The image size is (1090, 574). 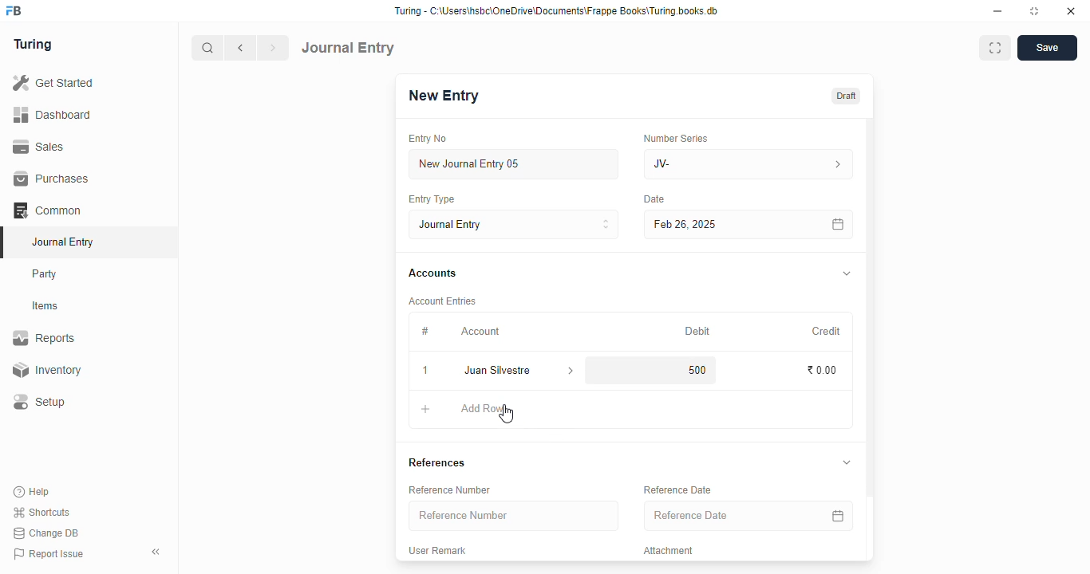 What do you see at coordinates (46, 533) in the screenshot?
I see `change DB` at bounding box center [46, 533].